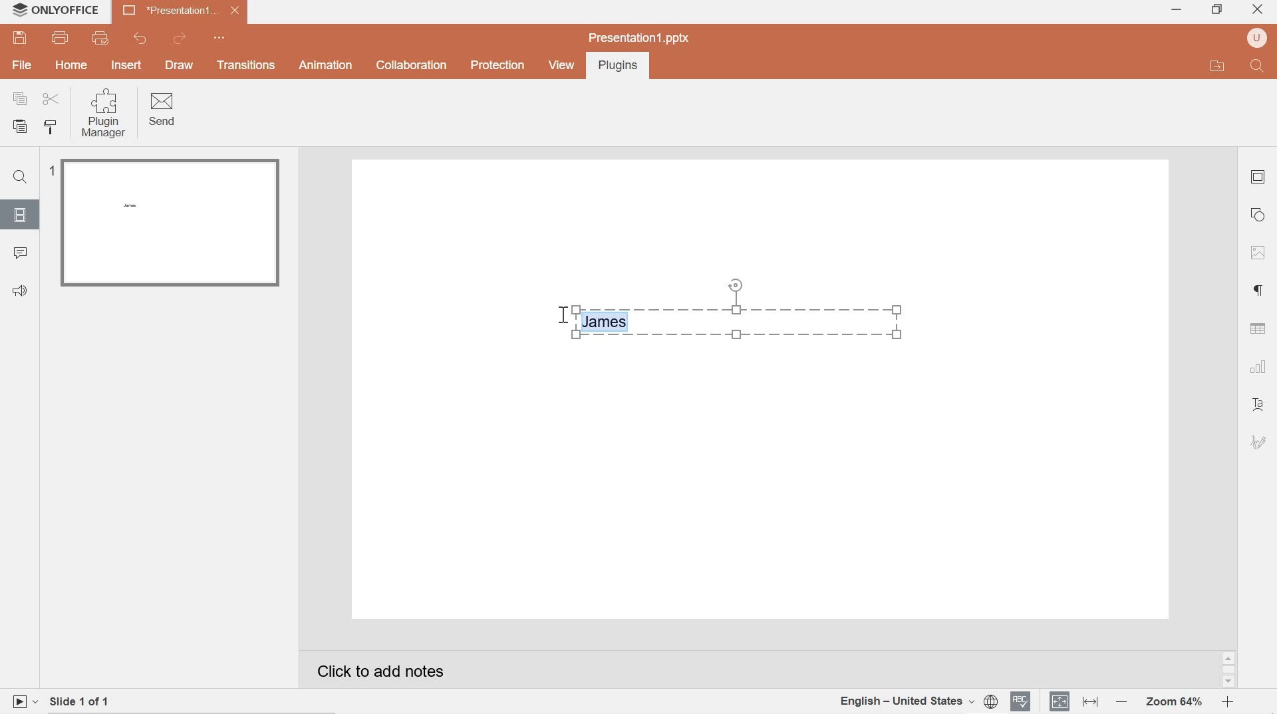 The width and height of the screenshot is (1277, 714). I want to click on system name, so click(71, 10).